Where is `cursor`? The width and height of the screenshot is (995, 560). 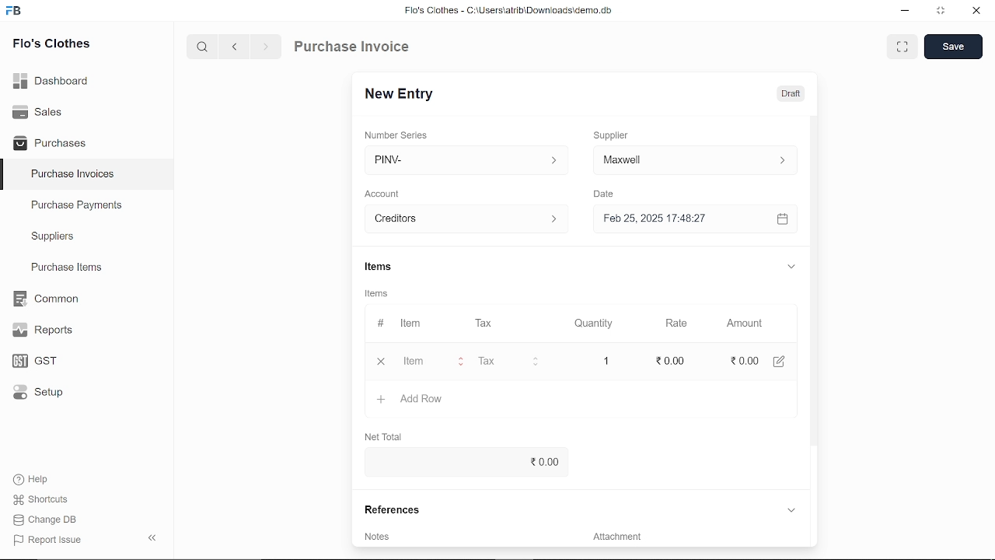
cursor is located at coordinates (422, 361).